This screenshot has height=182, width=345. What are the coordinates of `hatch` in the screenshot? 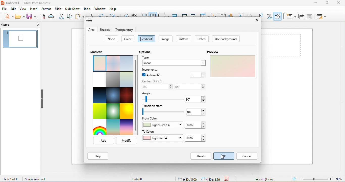 It's located at (202, 39).